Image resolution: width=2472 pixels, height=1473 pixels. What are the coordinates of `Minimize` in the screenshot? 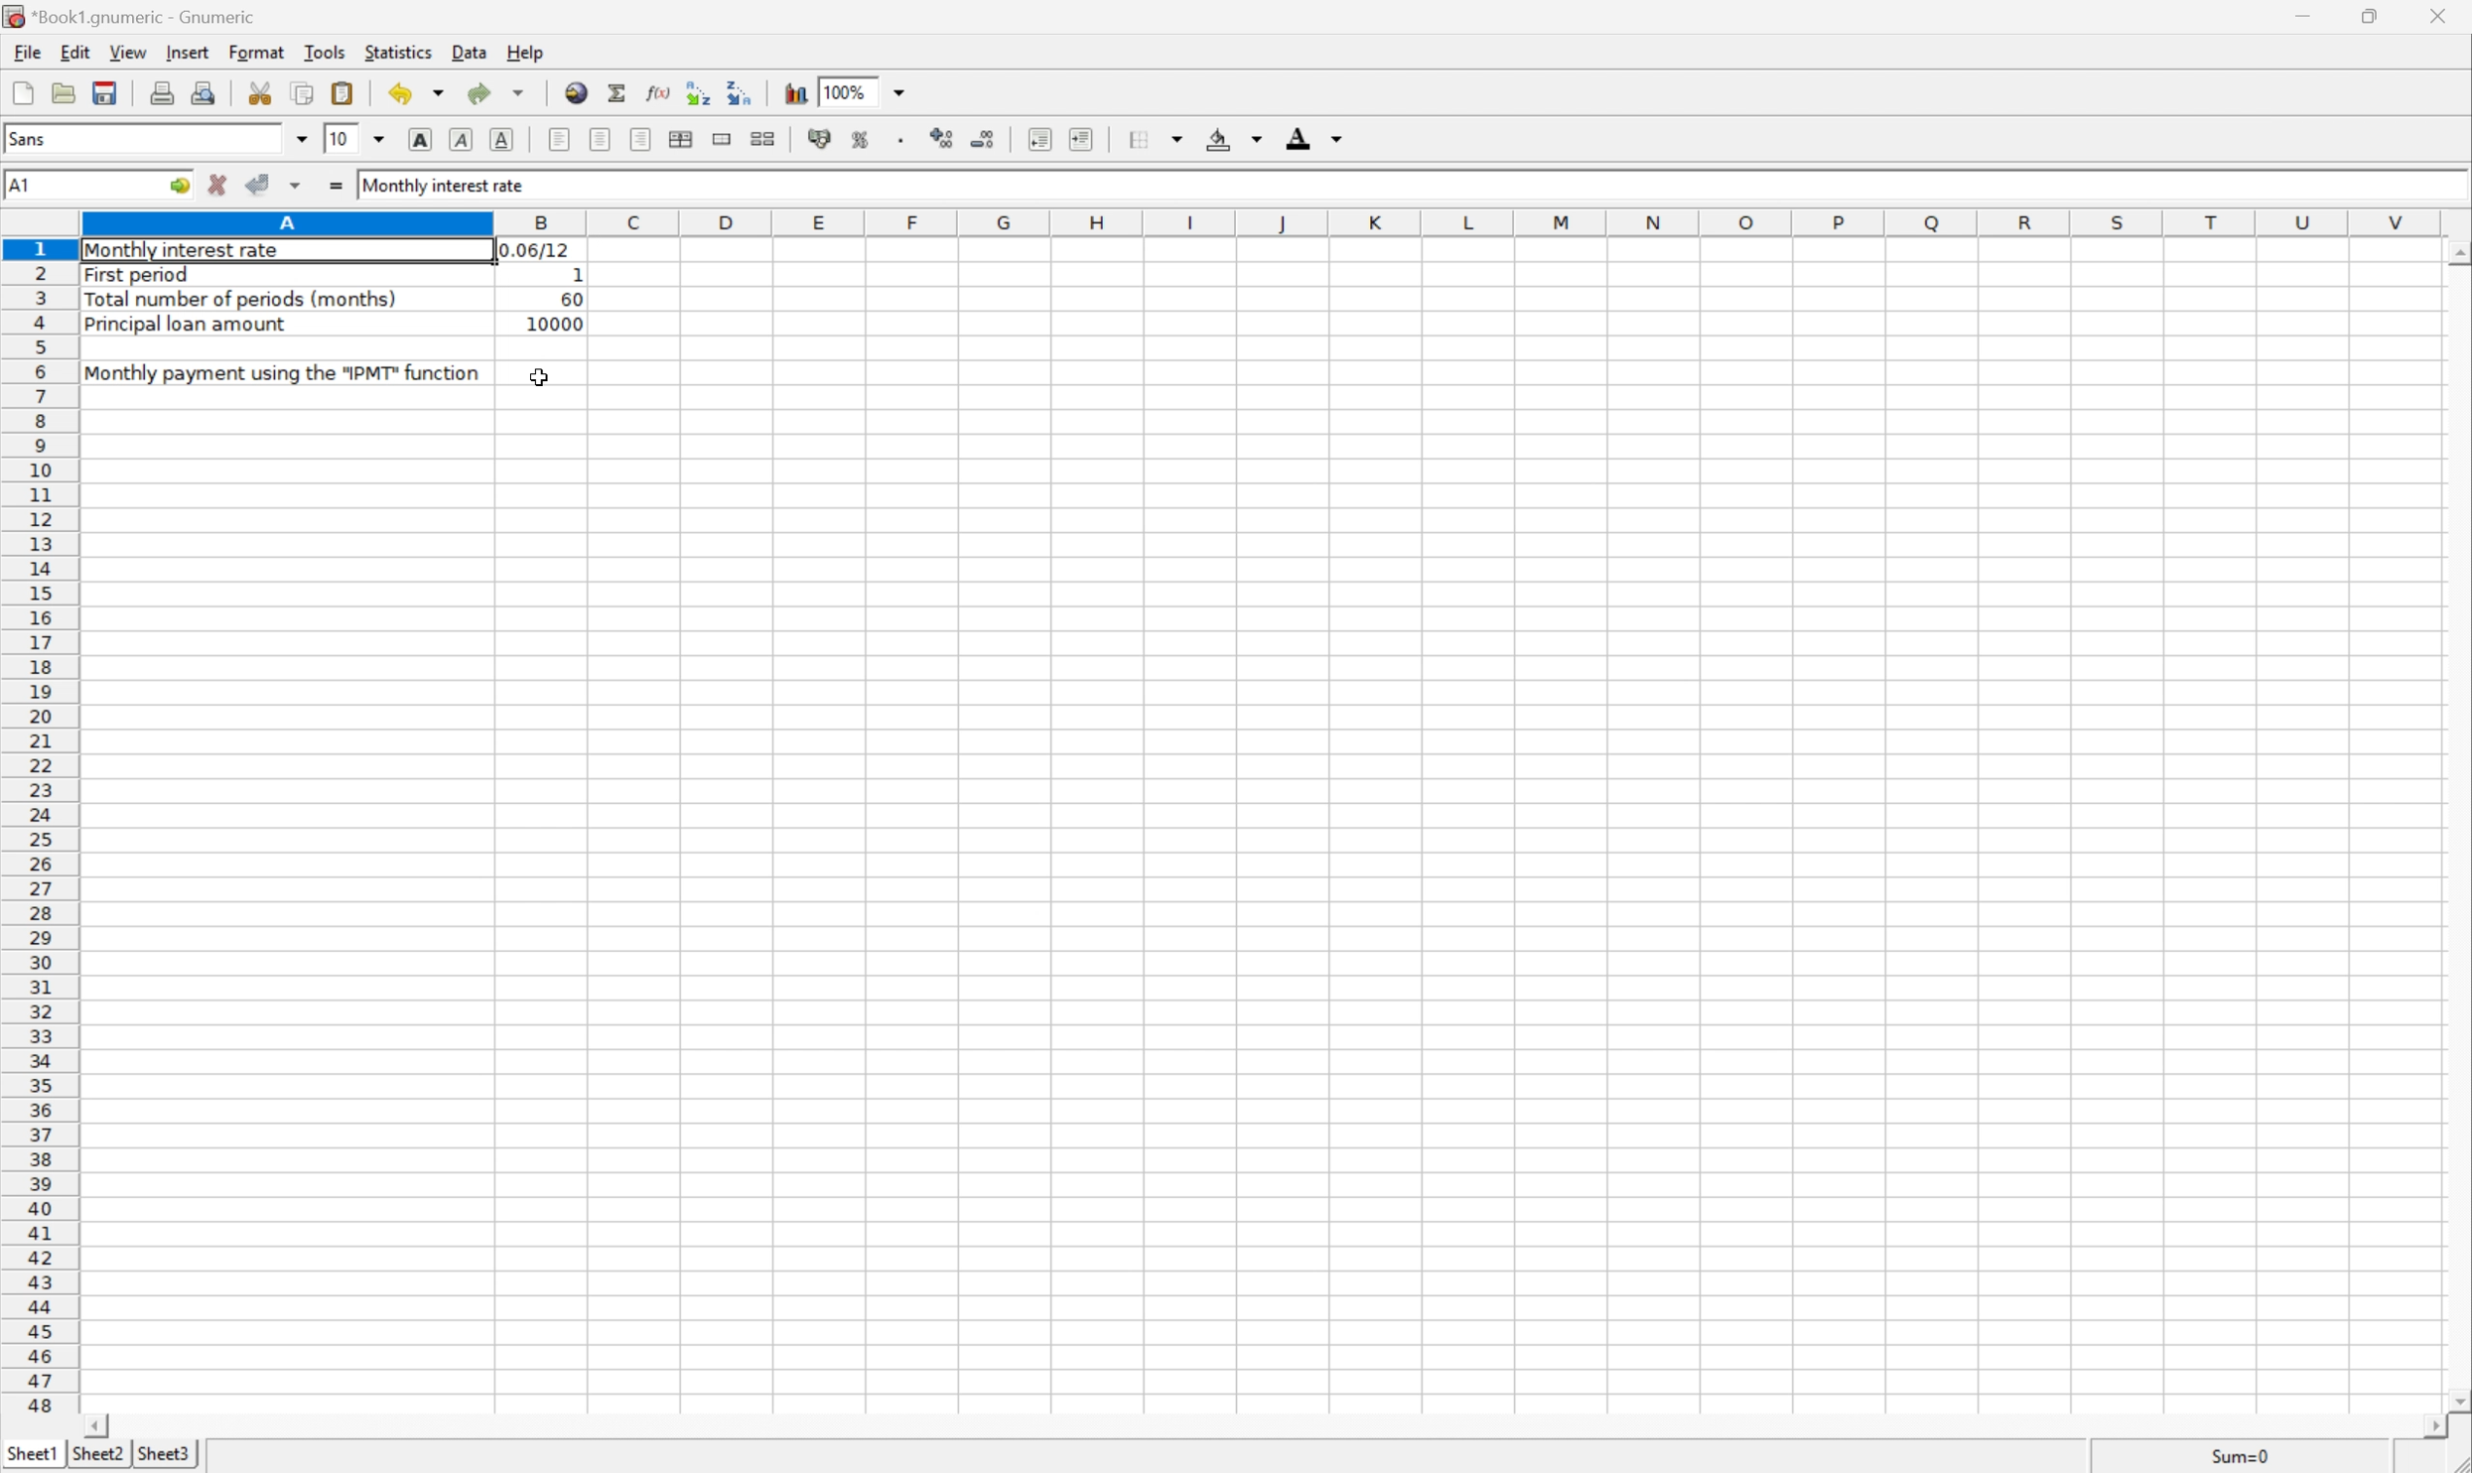 It's located at (2296, 15).